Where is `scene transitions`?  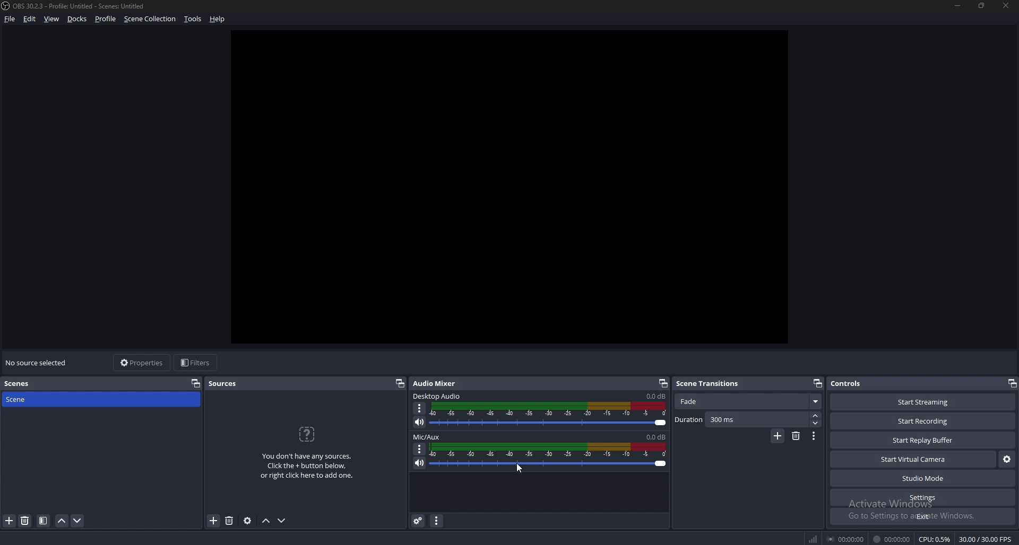
scene transitions is located at coordinates (710, 384).